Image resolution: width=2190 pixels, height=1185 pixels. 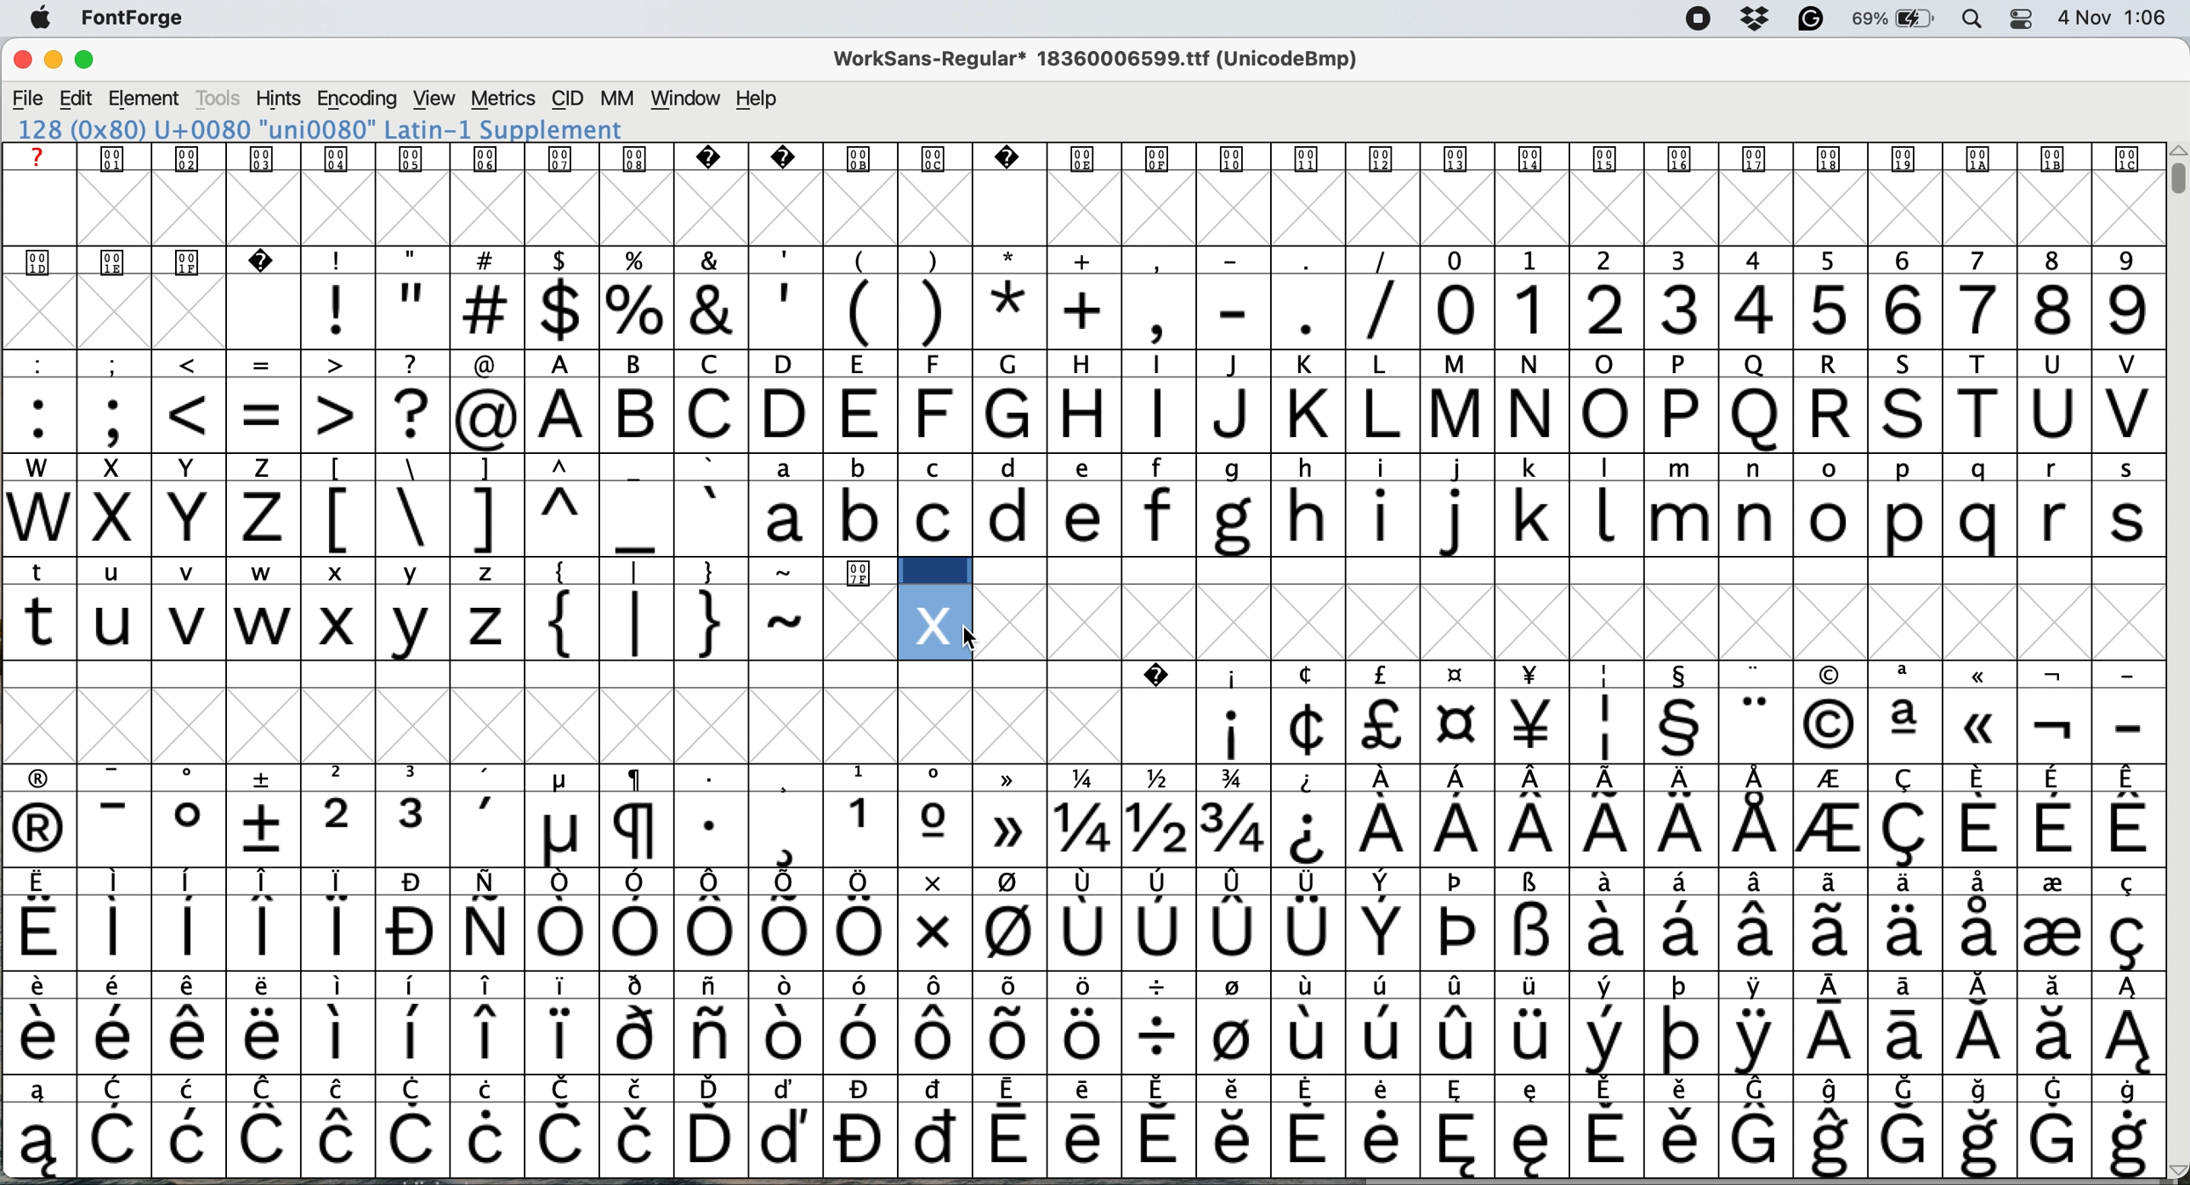 What do you see at coordinates (1090, 259) in the screenshot?
I see `special characters and text` at bounding box center [1090, 259].